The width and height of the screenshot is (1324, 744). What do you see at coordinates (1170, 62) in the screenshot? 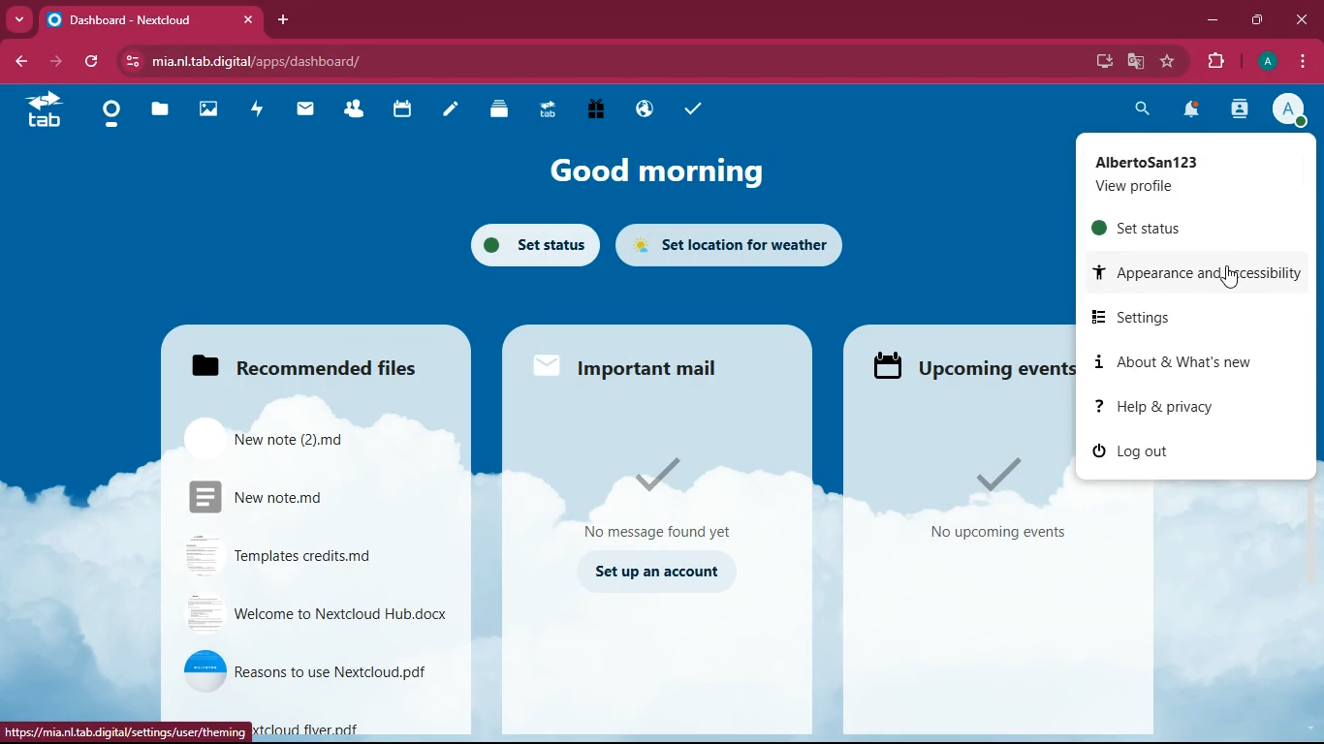
I see `favourite` at bounding box center [1170, 62].